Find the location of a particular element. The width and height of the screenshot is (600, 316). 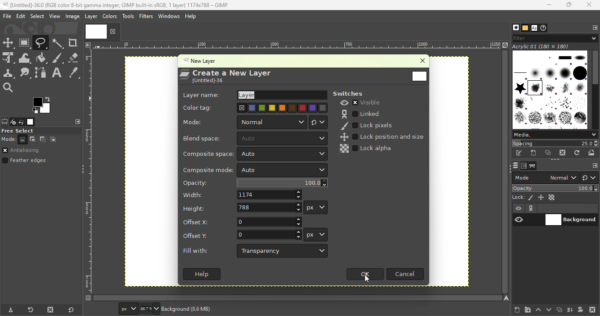

Rectangle select tool is located at coordinates (25, 43).